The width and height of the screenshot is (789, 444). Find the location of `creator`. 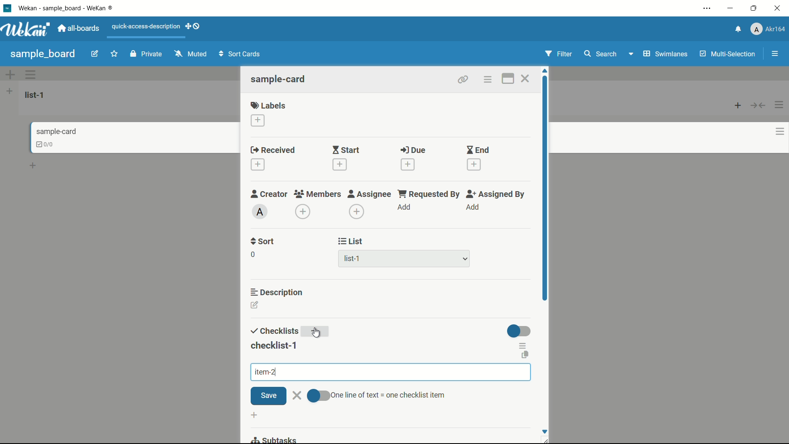

creator is located at coordinates (269, 194).